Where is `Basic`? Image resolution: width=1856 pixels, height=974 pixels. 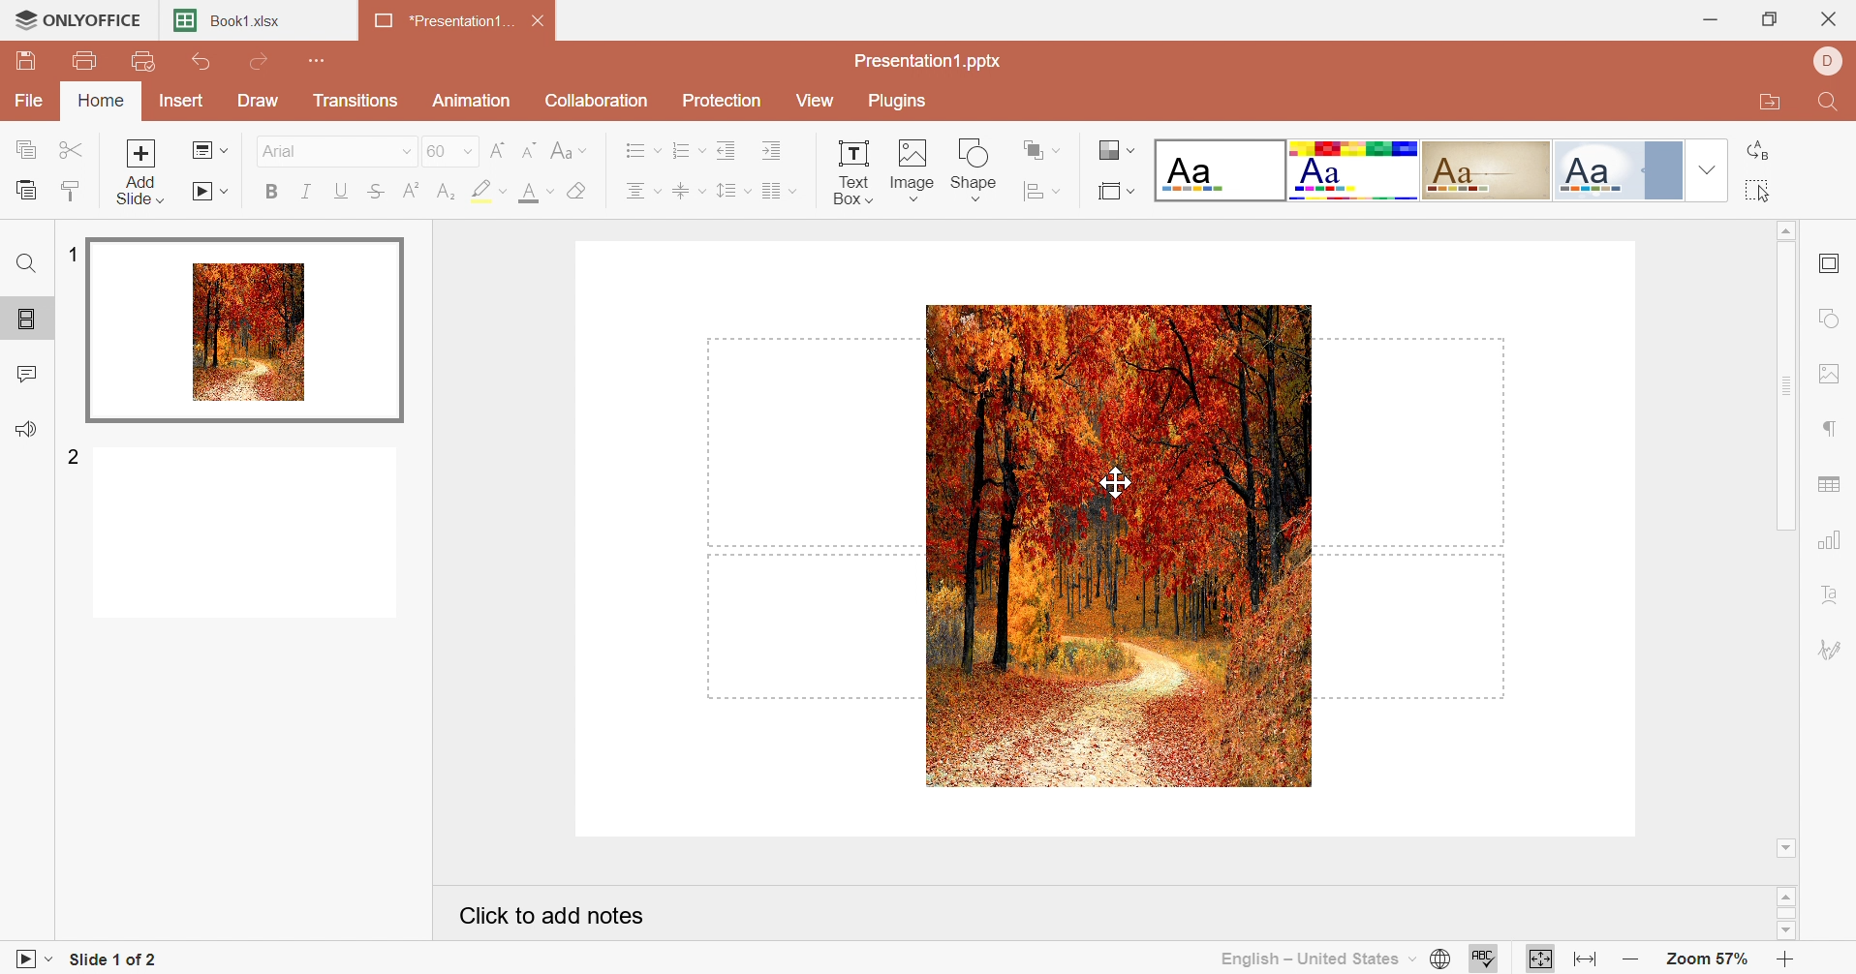
Basic is located at coordinates (1354, 172).